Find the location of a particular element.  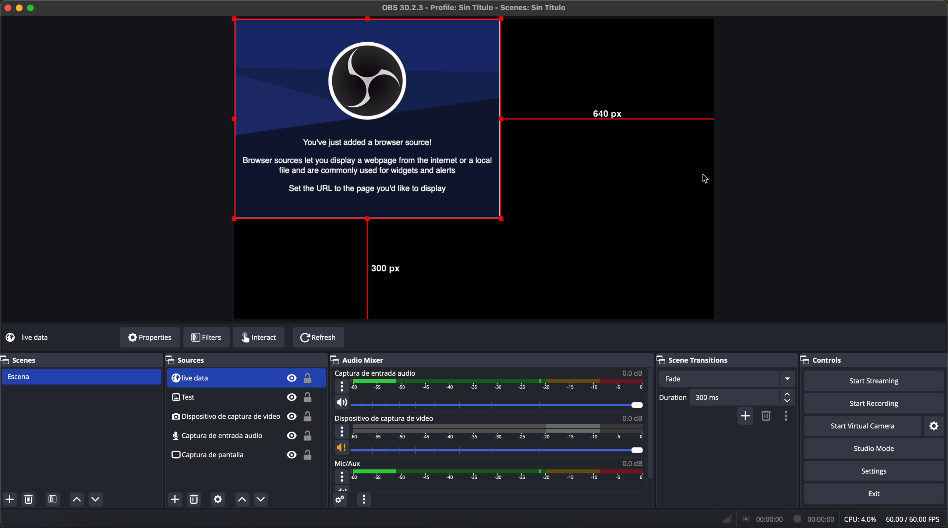

interact button is located at coordinates (260, 339).